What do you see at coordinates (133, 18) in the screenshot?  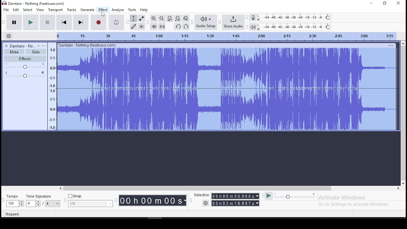 I see `selection tool` at bounding box center [133, 18].